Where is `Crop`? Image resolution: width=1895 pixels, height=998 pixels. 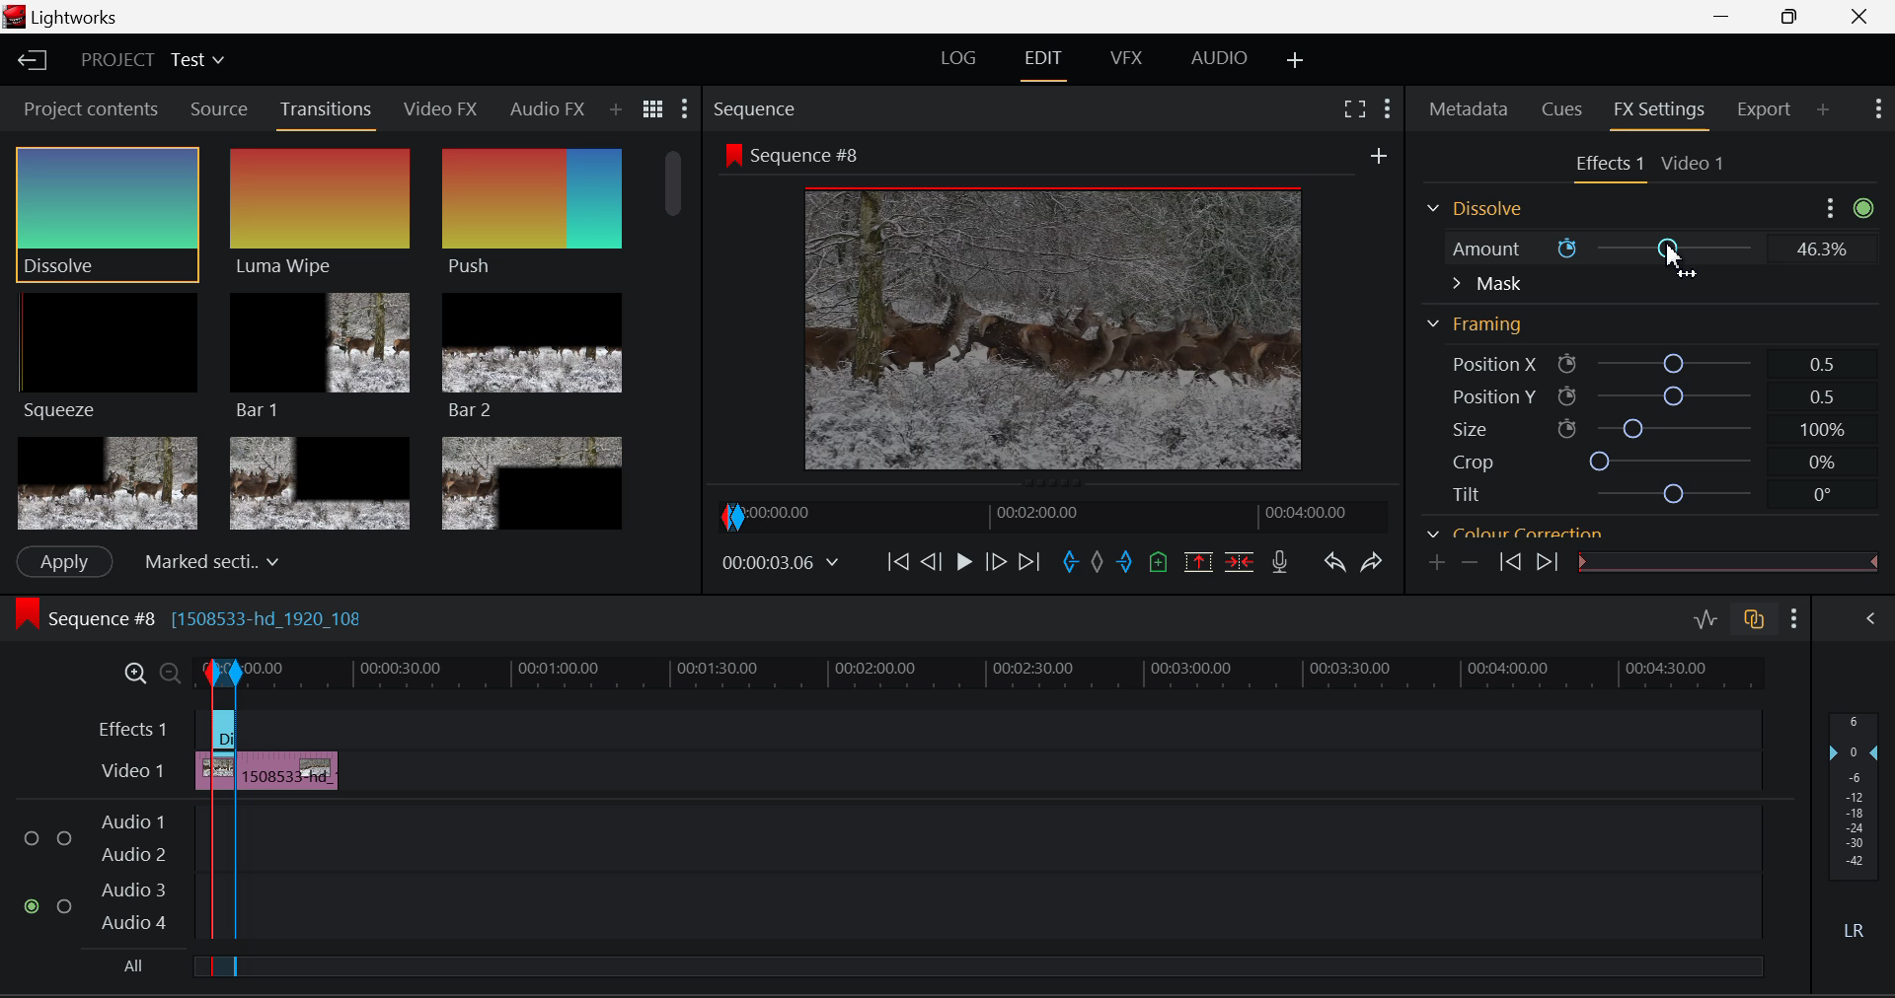 Crop is located at coordinates (1633, 462).